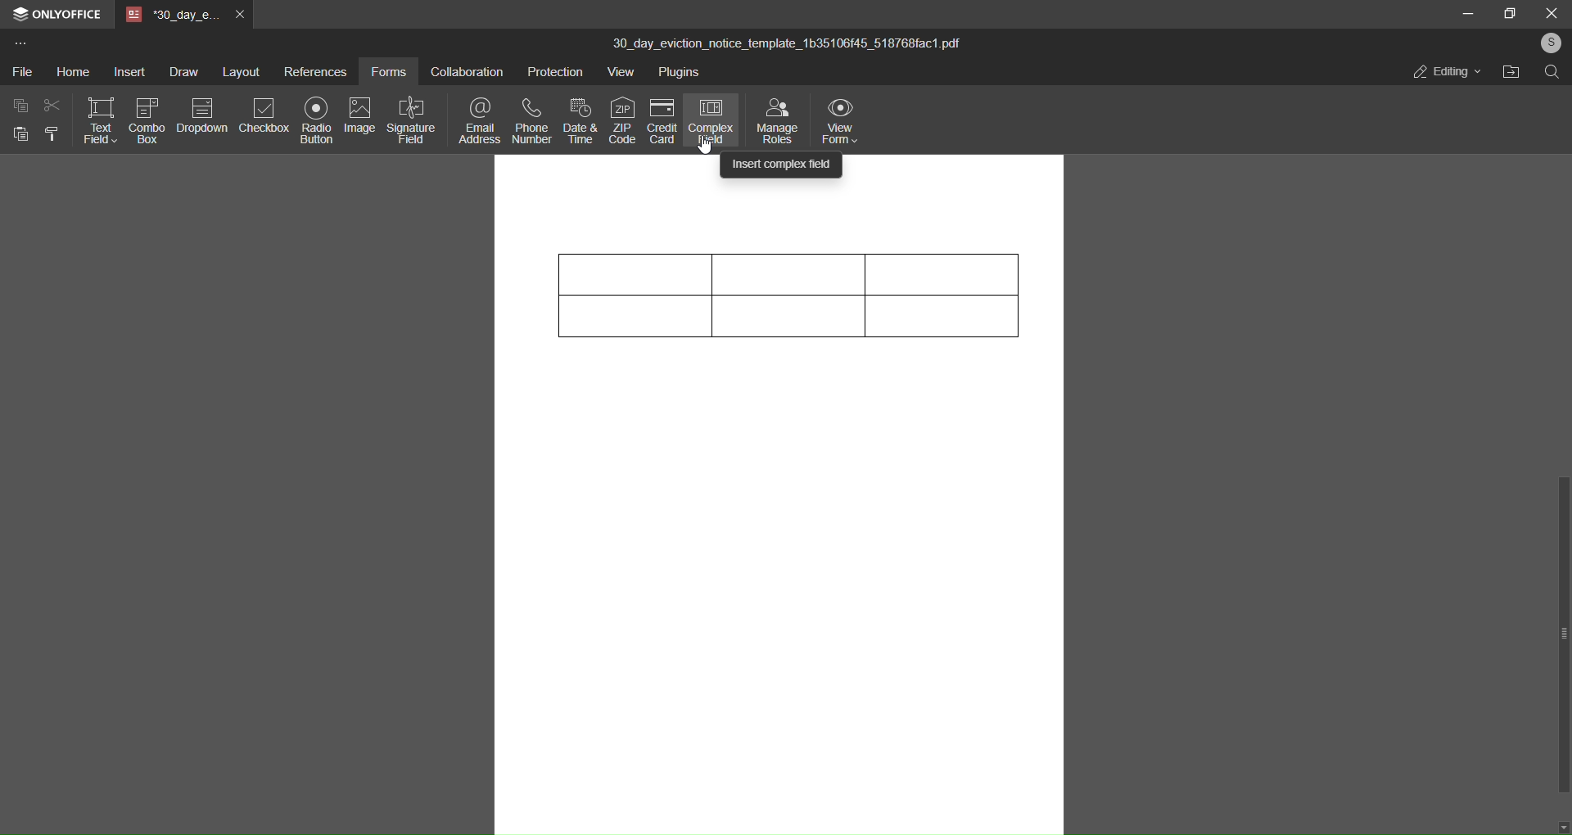  I want to click on credit card, so click(662, 120).